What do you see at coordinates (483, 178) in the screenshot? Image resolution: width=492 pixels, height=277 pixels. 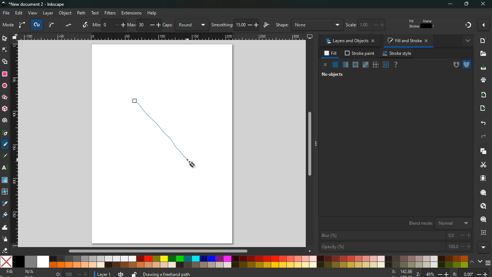 I see `paper` at bounding box center [483, 178].